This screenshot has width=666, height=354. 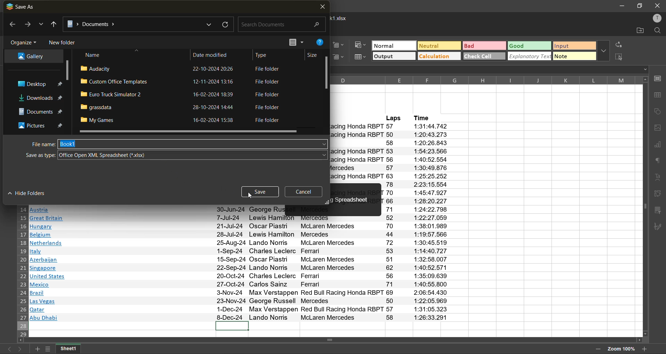 I want to click on 16-02-2024 18:39, so click(x=212, y=94).